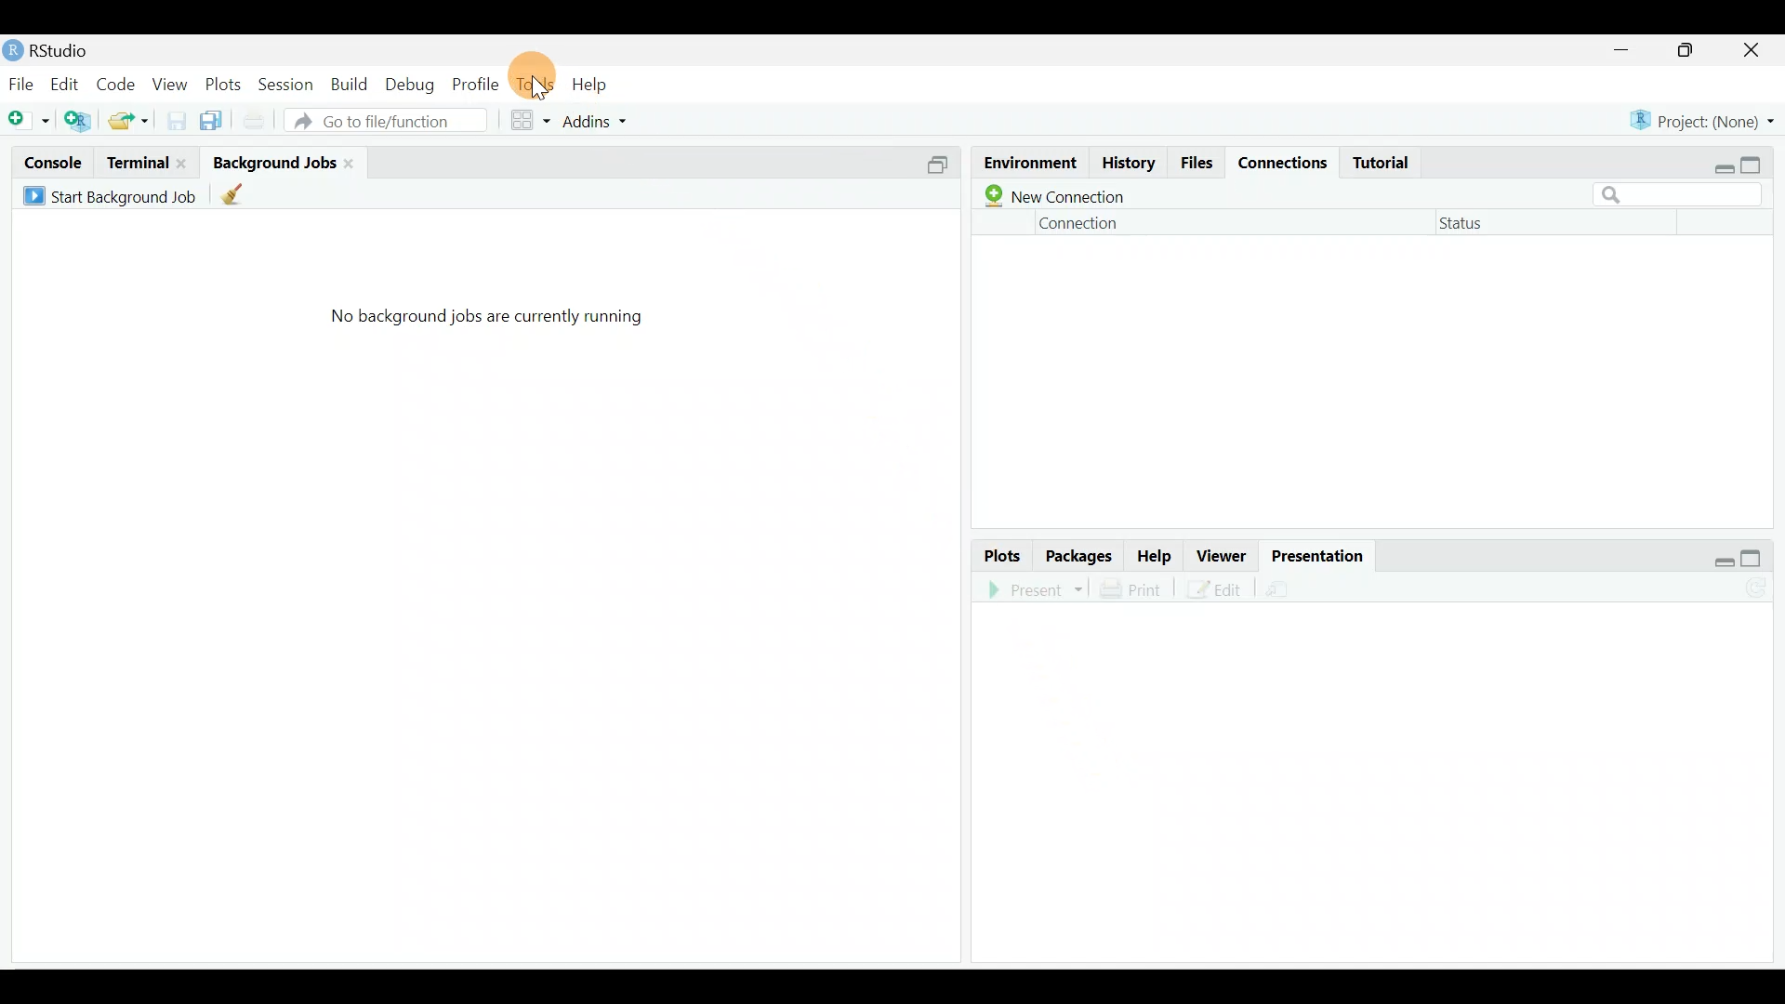 This screenshot has height=1004, width=1785. I want to click on Code, so click(118, 86).